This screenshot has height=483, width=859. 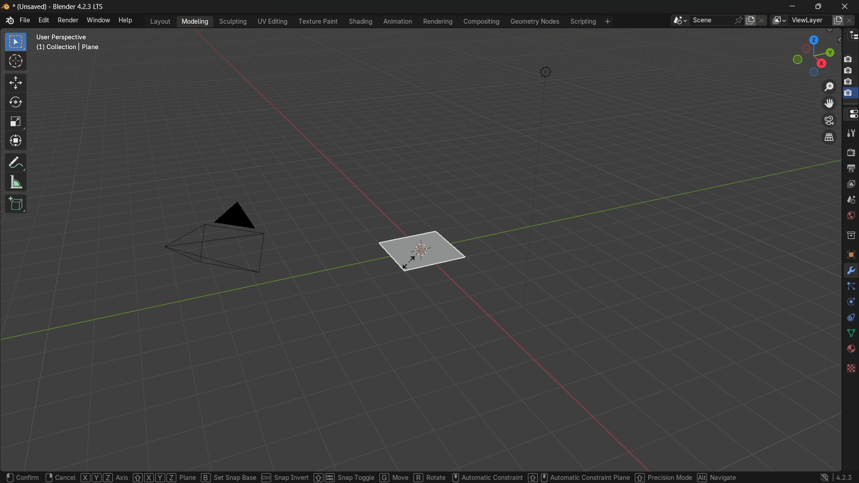 I want to click on close app, so click(x=846, y=6).